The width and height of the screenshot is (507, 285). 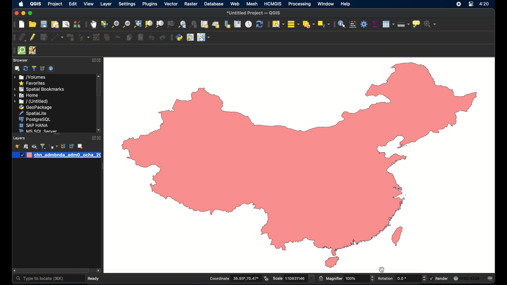 What do you see at coordinates (333, 25) in the screenshot?
I see `attributes toolbar` at bounding box center [333, 25].